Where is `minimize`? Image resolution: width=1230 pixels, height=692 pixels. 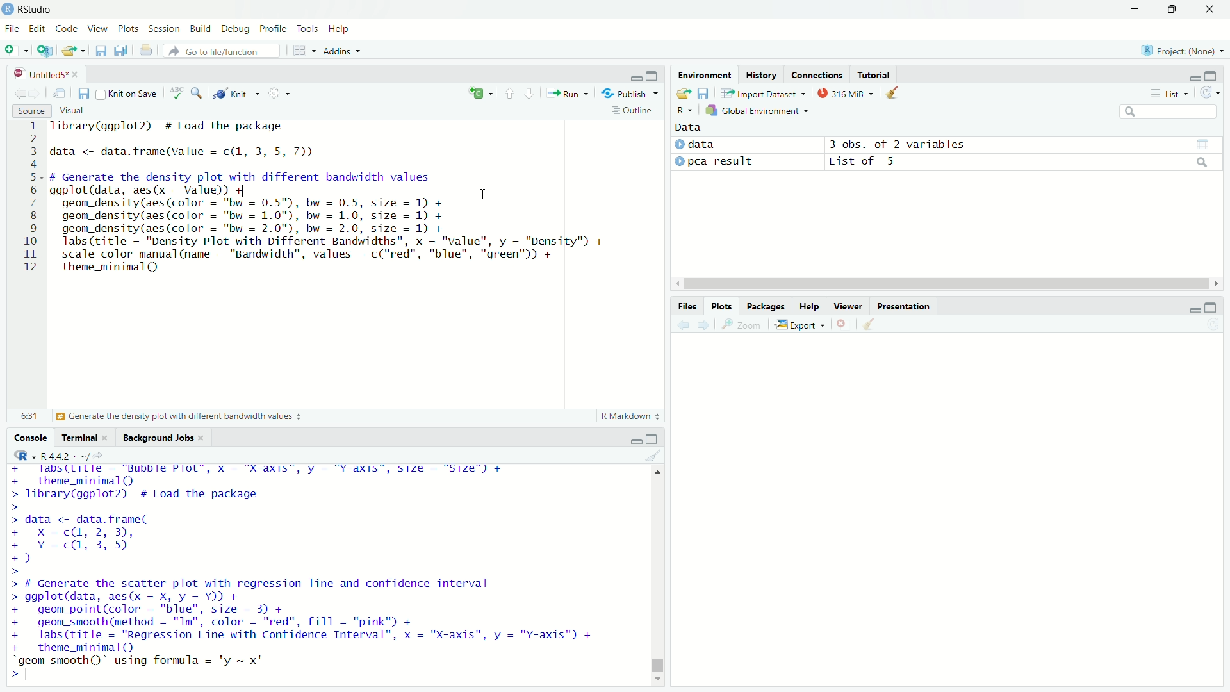
minimize is located at coordinates (1135, 9).